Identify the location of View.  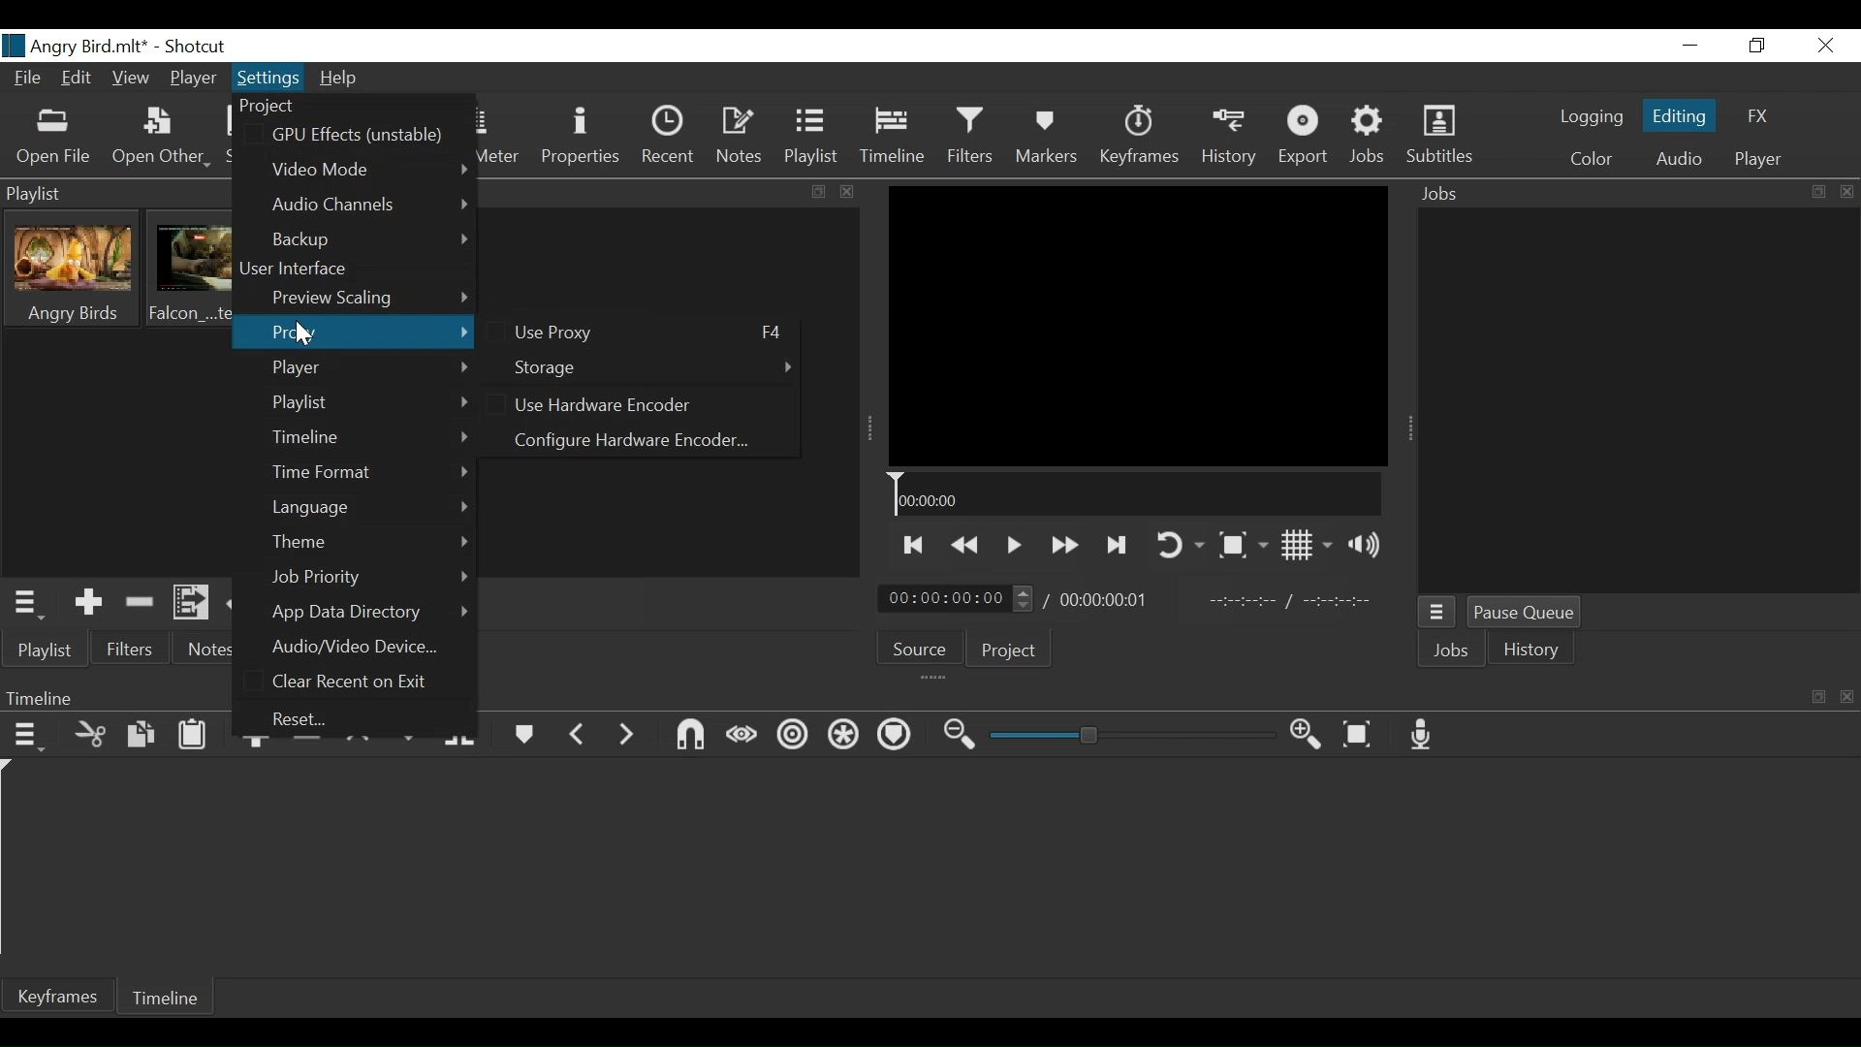
(133, 77).